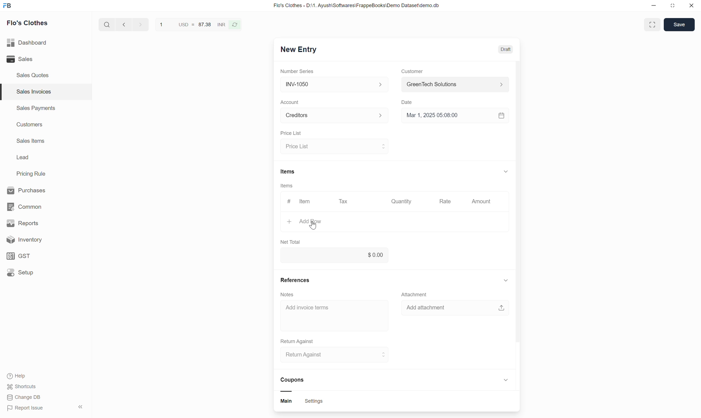 The image size is (701, 418). I want to click on Customers, so click(29, 125).